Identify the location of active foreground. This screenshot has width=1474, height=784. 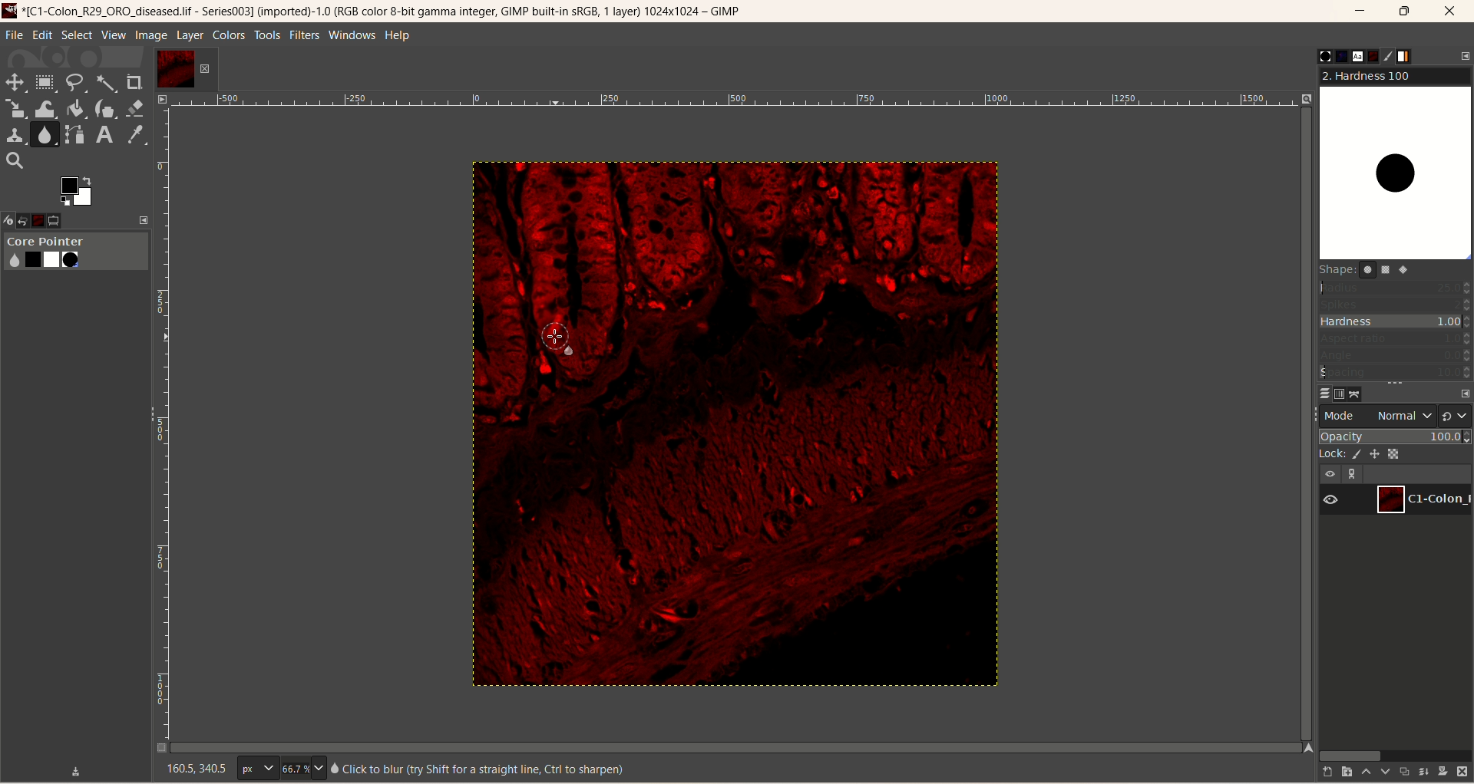
(78, 191).